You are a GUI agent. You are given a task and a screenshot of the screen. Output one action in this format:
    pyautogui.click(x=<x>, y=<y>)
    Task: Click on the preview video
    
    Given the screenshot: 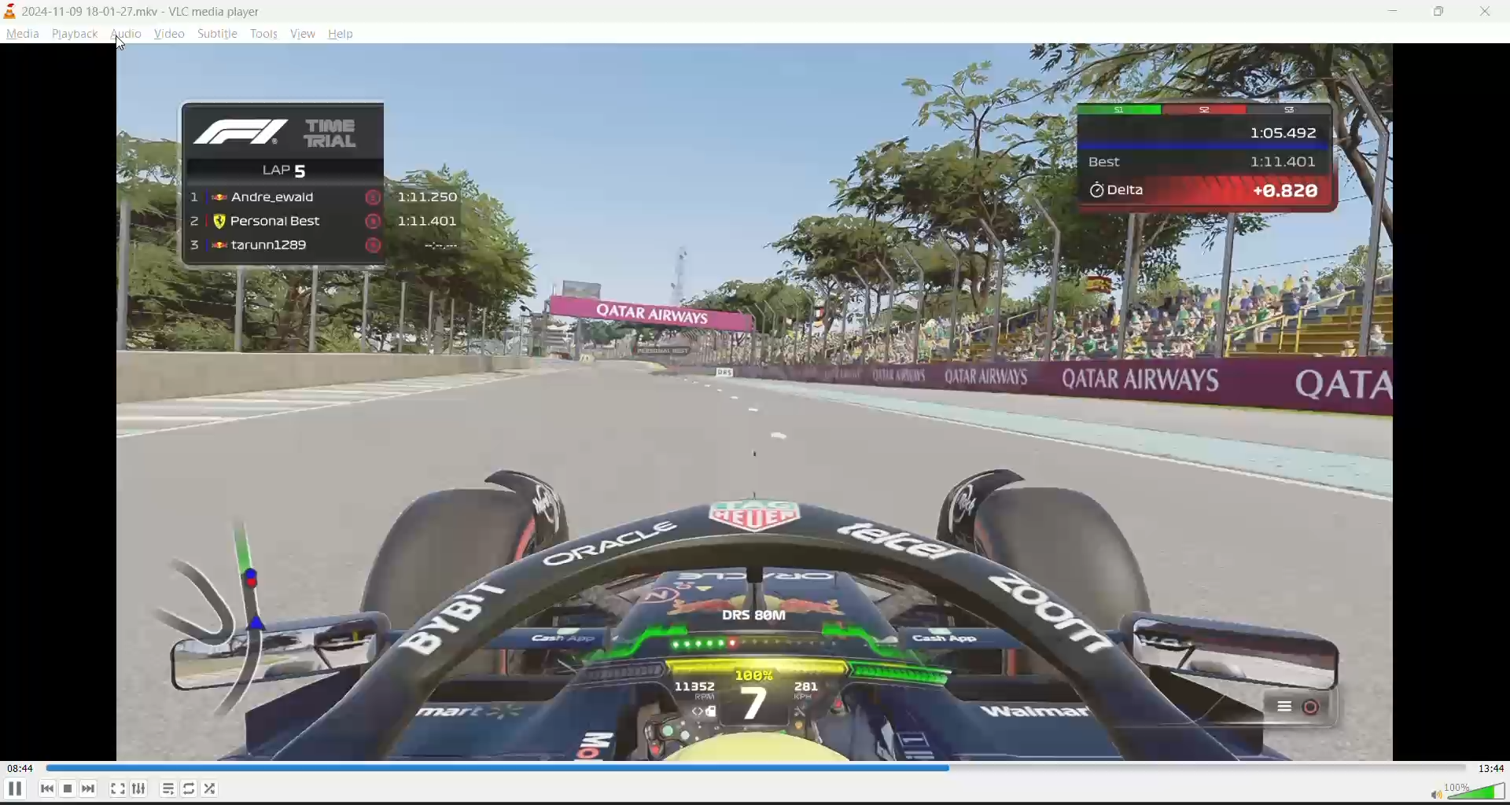 What is the action you would take?
    pyautogui.click(x=754, y=402)
    